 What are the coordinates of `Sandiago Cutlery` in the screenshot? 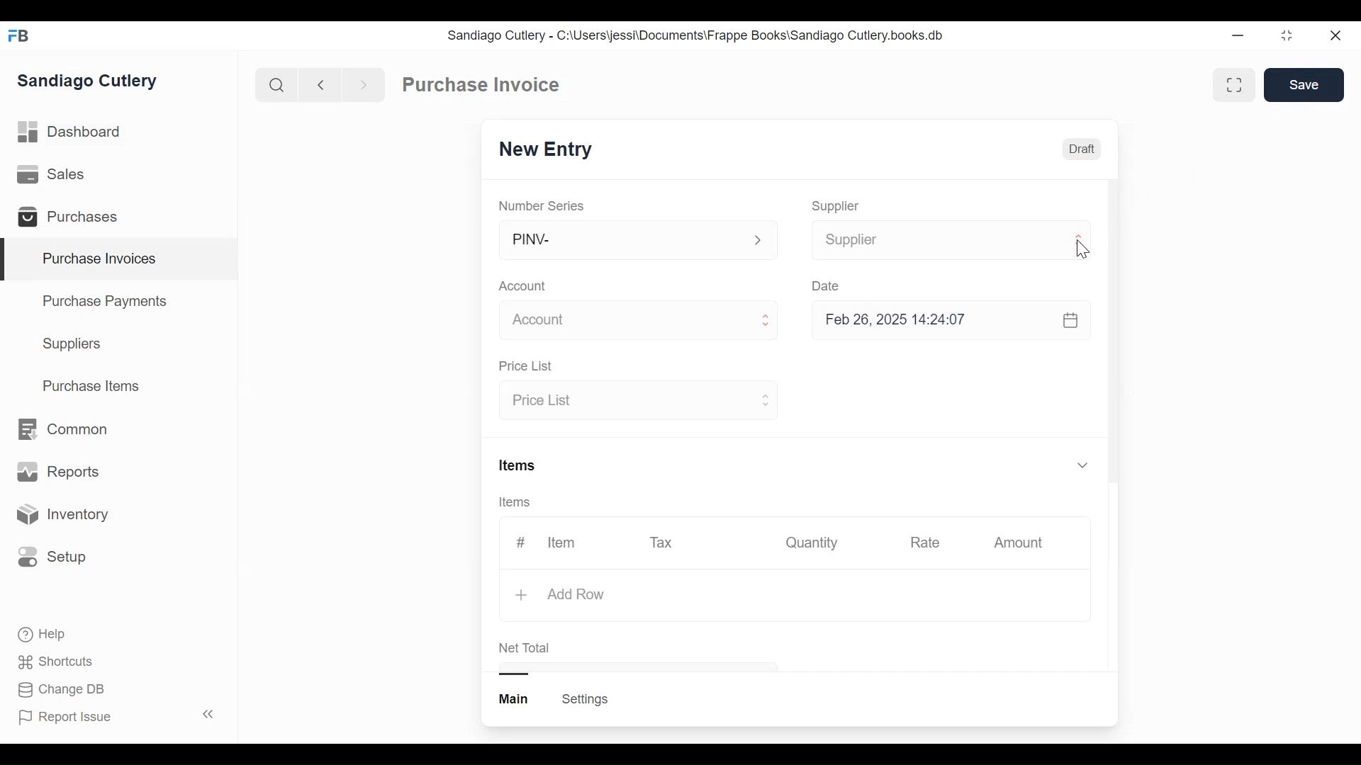 It's located at (89, 82).